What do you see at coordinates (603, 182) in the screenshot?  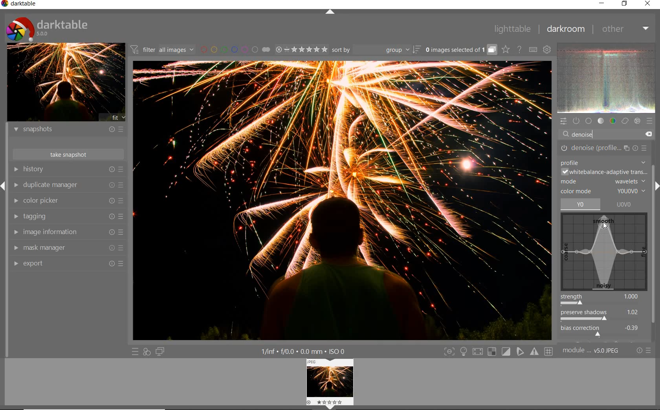 I see `MODE` at bounding box center [603, 182].